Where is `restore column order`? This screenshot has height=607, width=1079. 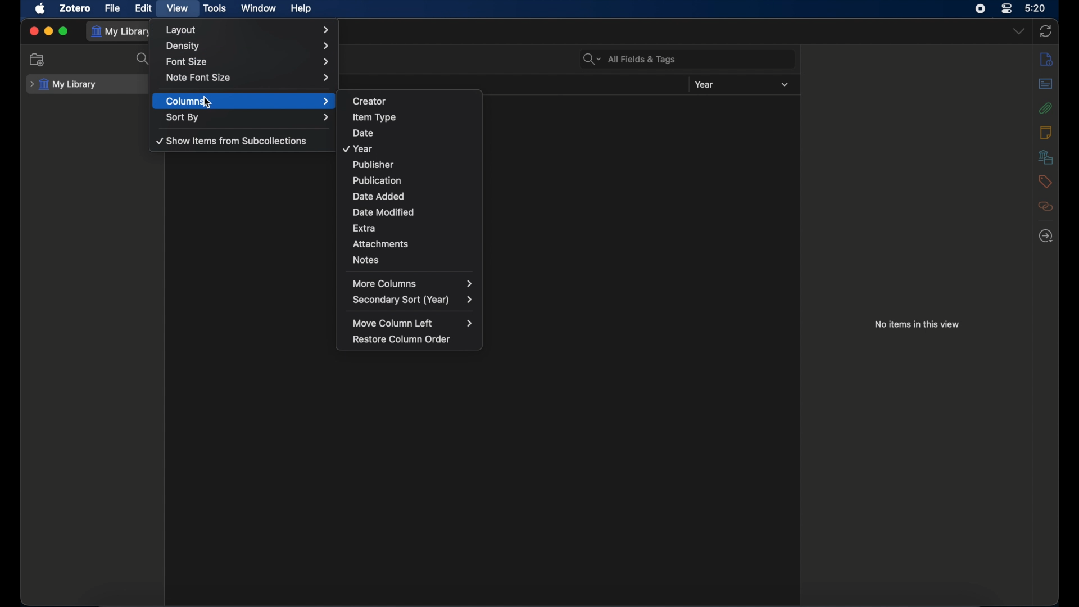 restore column order is located at coordinates (405, 339).